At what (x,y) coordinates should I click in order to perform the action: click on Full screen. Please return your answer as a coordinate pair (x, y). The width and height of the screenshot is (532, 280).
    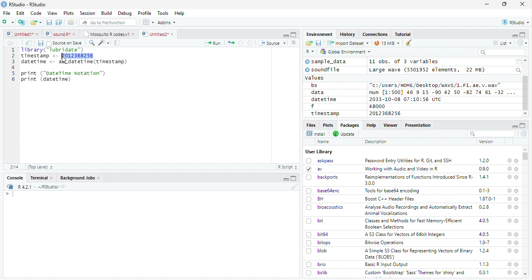
    Looking at the image, I should click on (294, 34).